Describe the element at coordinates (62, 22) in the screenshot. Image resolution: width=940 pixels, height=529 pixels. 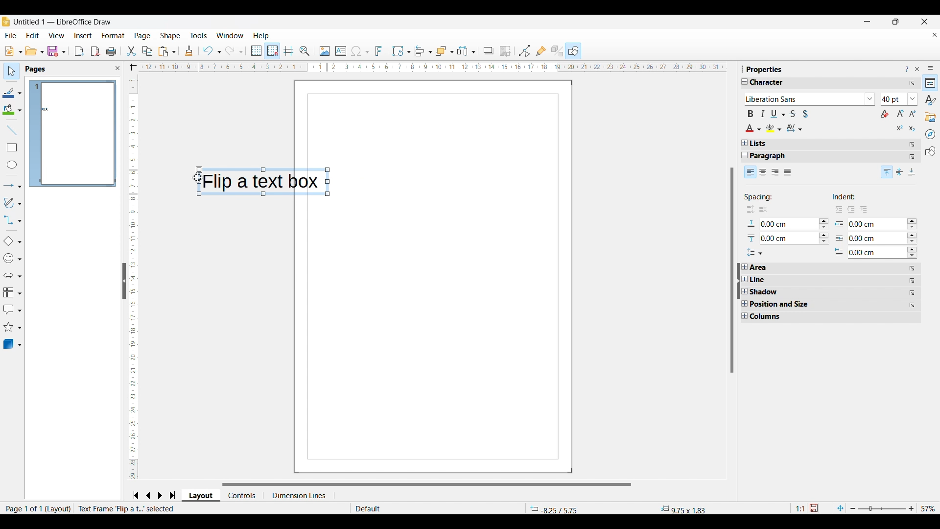
I see `Untitled 1 - Libreoffice draw` at that location.